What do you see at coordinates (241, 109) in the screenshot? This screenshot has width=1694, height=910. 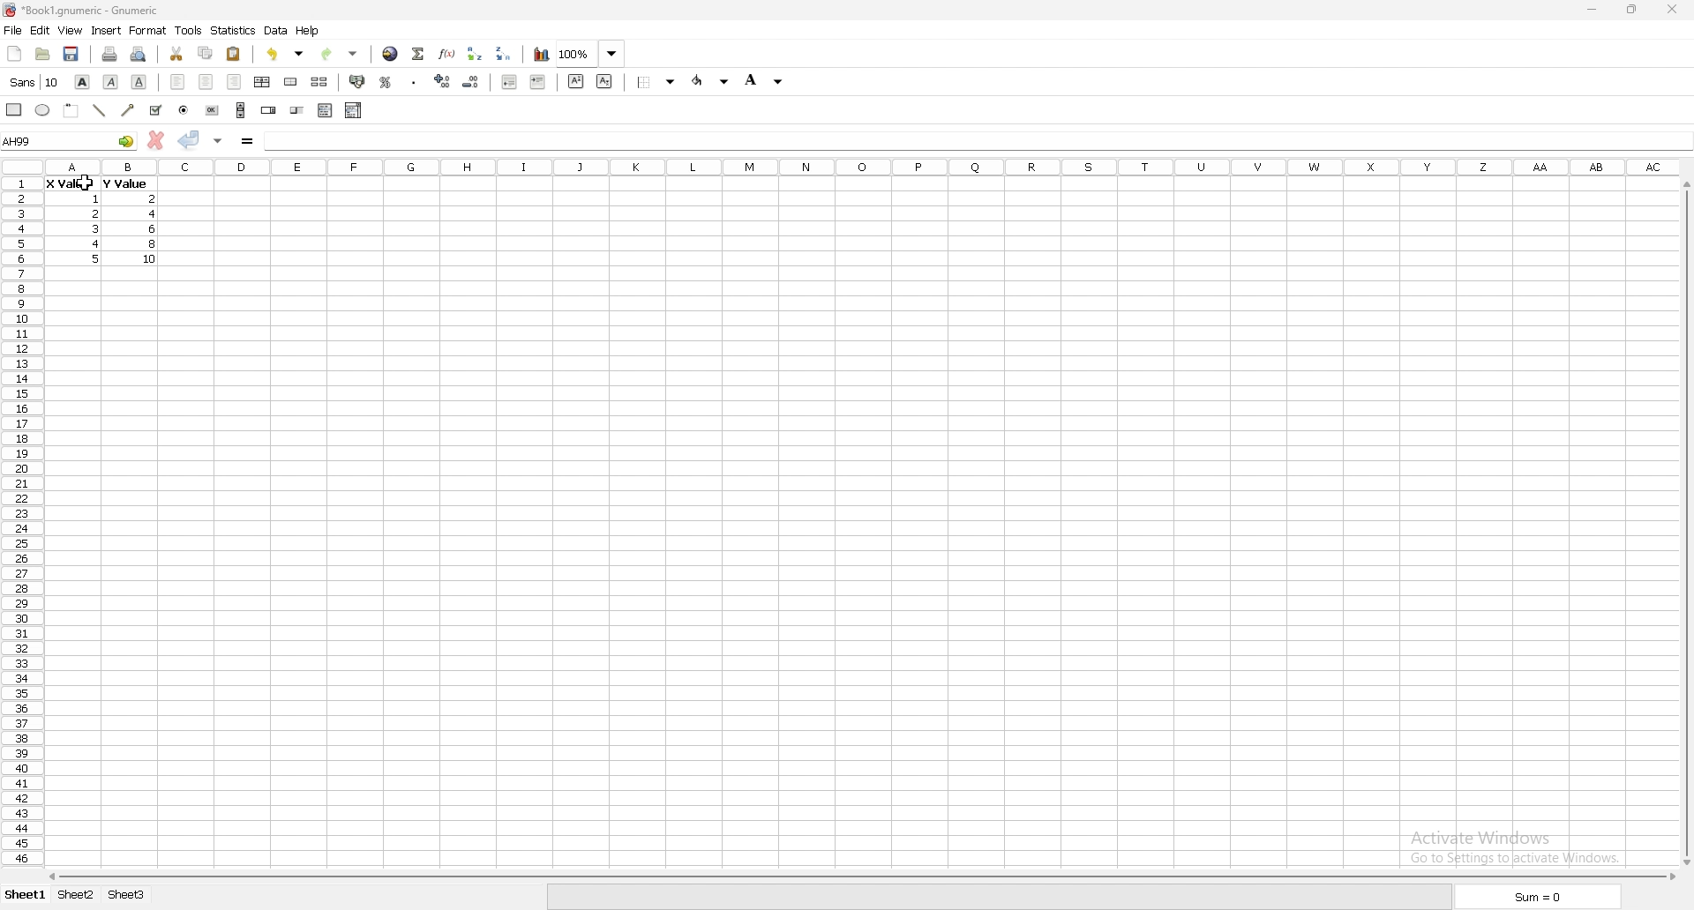 I see `scroll bar` at bounding box center [241, 109].